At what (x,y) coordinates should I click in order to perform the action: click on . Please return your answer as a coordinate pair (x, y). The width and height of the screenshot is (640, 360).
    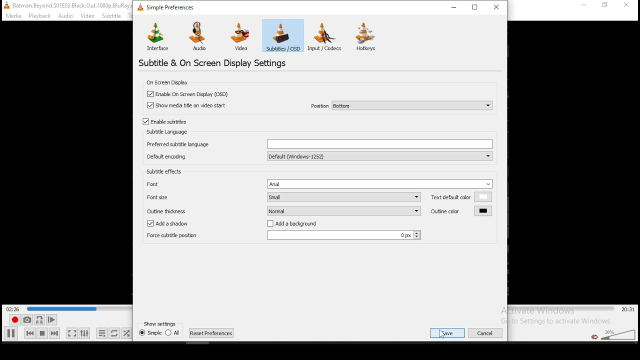
    Looking at the image, I should click on (628, 5).